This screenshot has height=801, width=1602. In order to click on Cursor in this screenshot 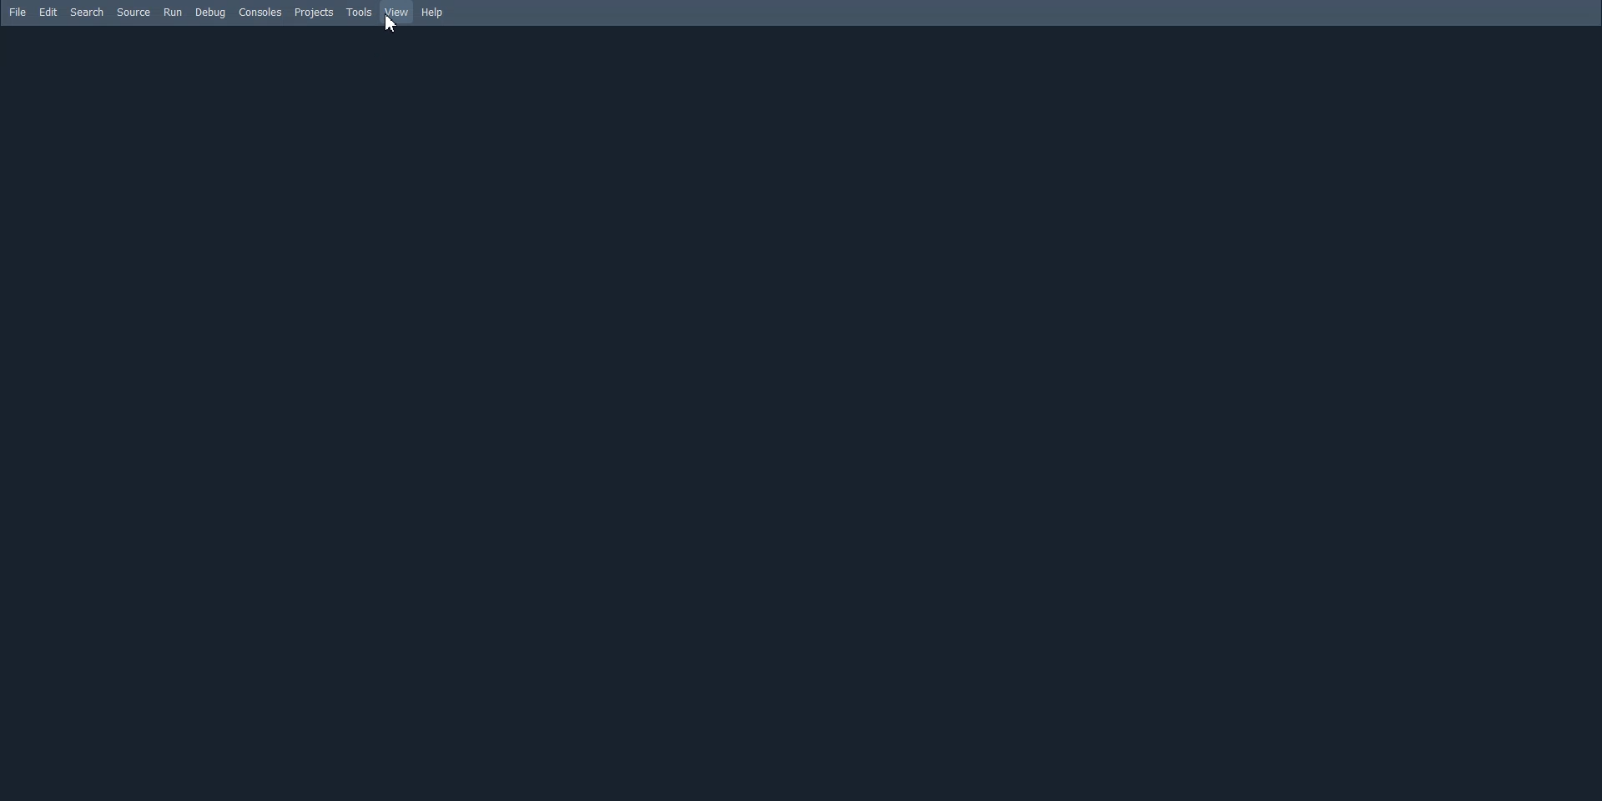, I will do `click(395, 32)`.